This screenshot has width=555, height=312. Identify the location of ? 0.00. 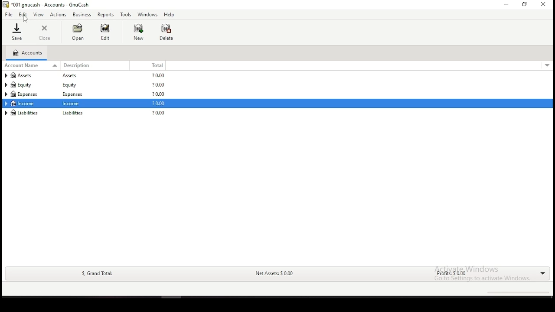
(160, 94).